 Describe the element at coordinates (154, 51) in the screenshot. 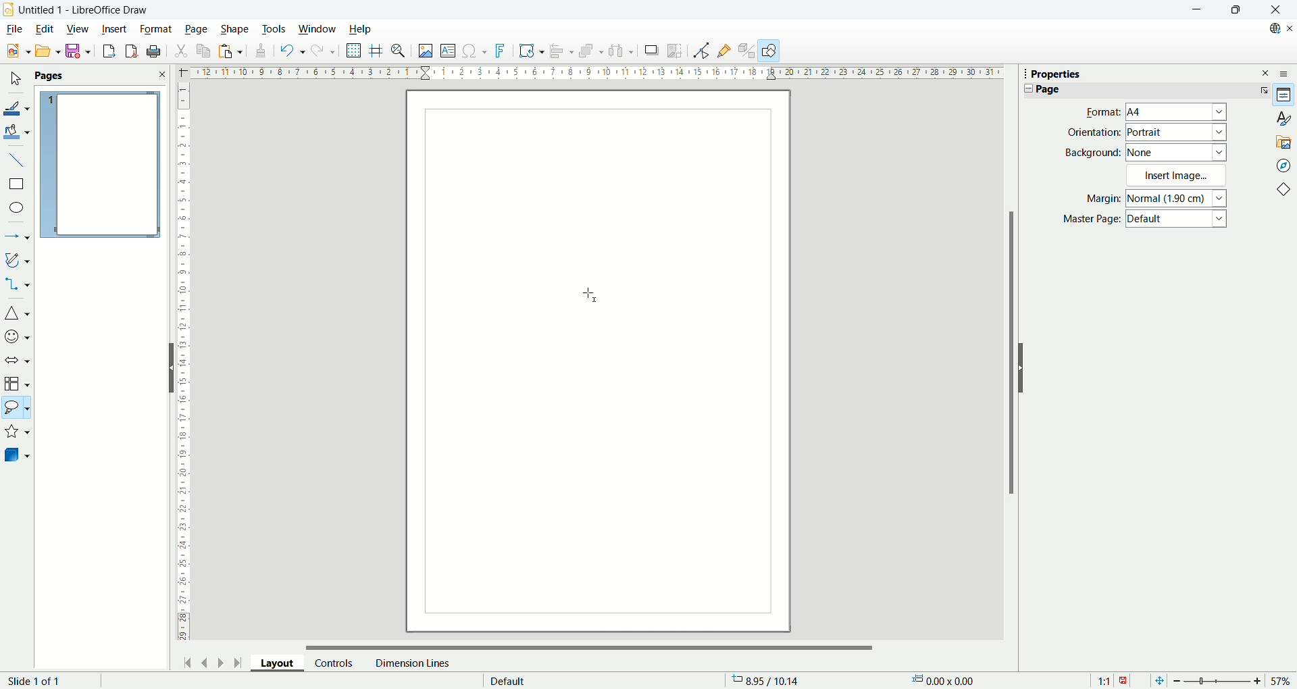

I see `print` at that location.